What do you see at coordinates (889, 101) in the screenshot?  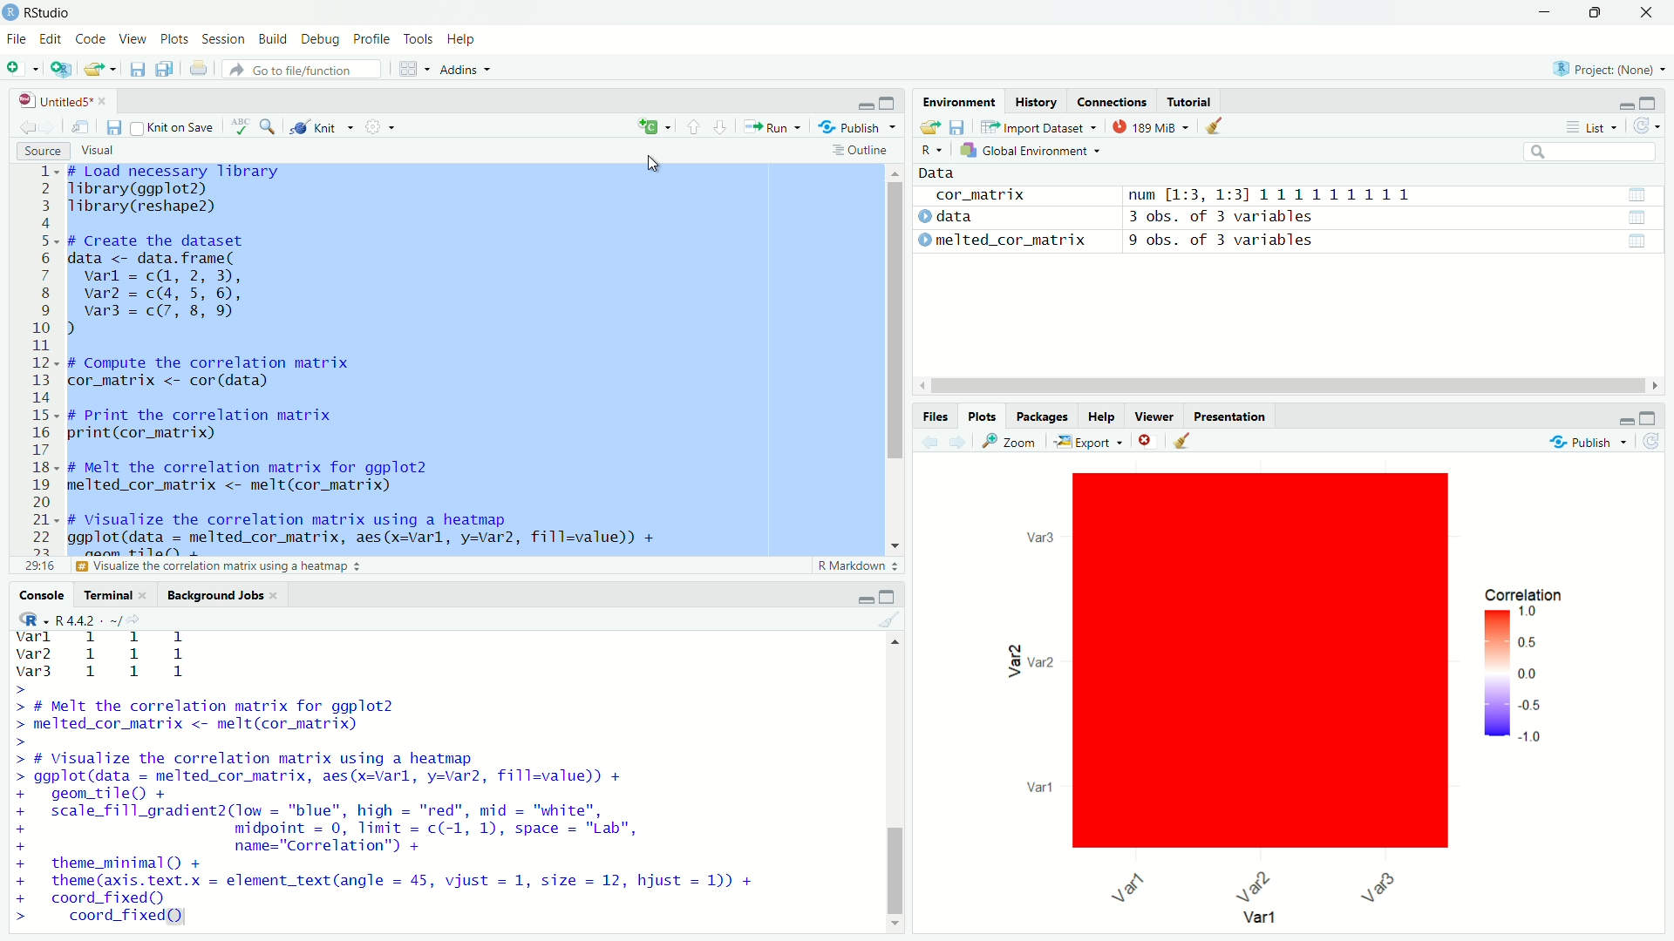 I see `maximize` at bounding box center [889, 101].